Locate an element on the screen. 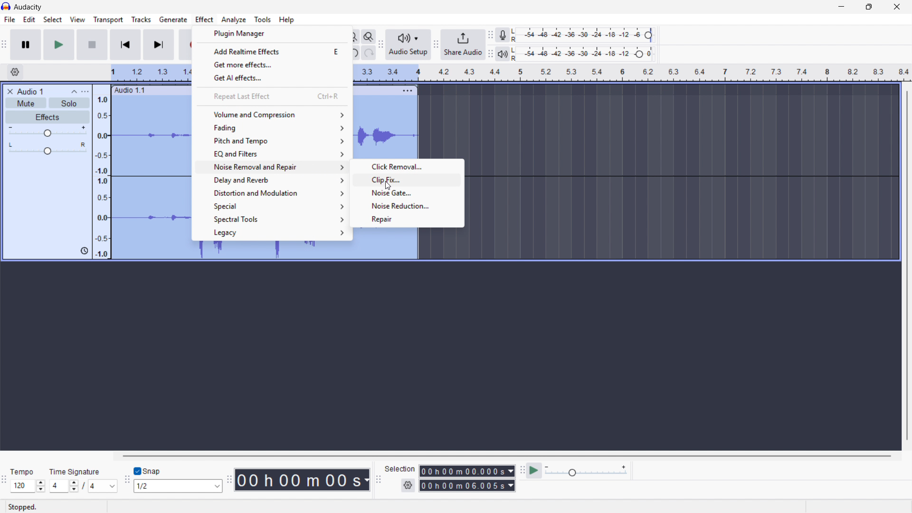 This screenshot has width=912, height=513. Toggle snap is located at coordinates (148, 472).